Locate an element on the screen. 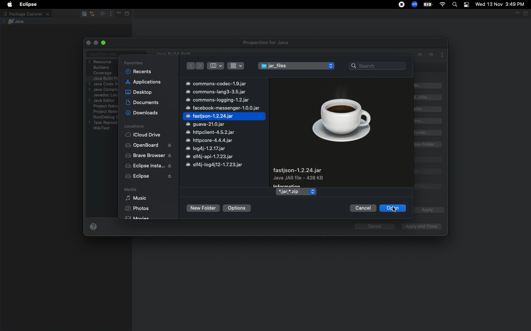 This screenshot has width=531, height=331. Builders is located at coordinates (101, 68).